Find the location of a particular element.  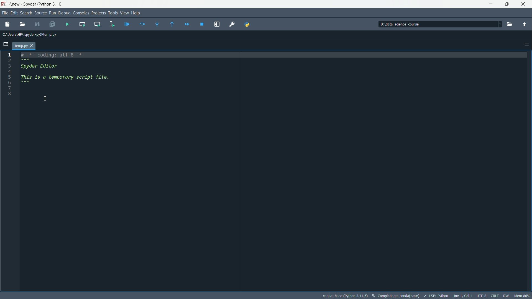

7 is located at coordinates (22, 89).